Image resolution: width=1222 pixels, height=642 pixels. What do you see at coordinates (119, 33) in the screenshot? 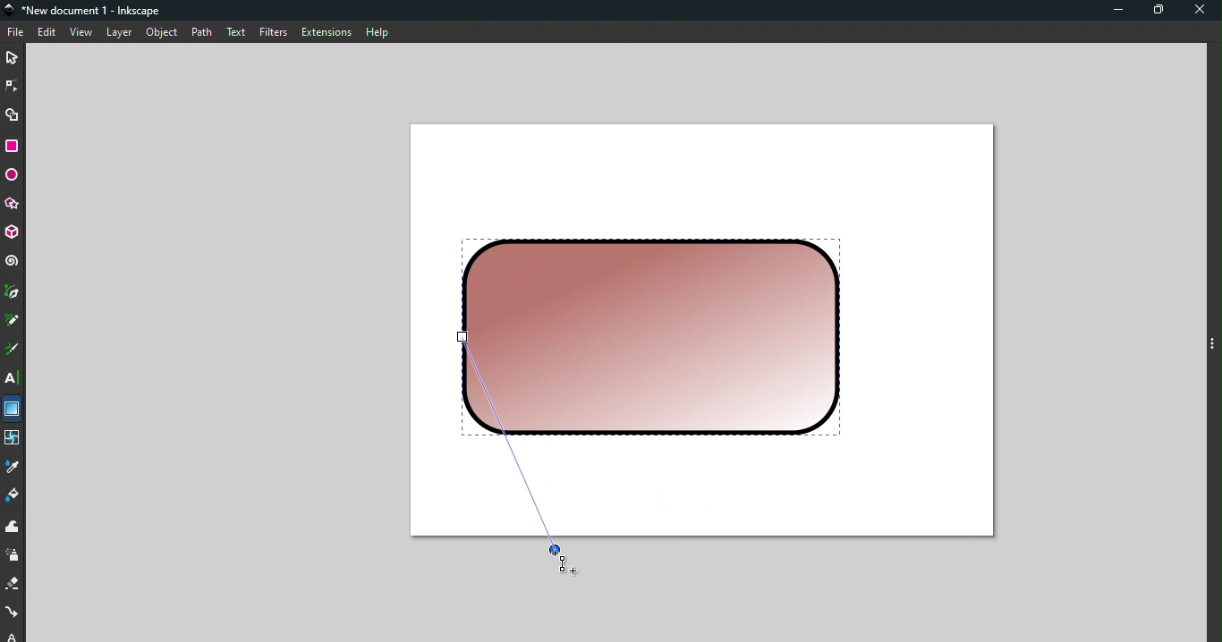
I see `Layer` at bounding box center [119, 33].